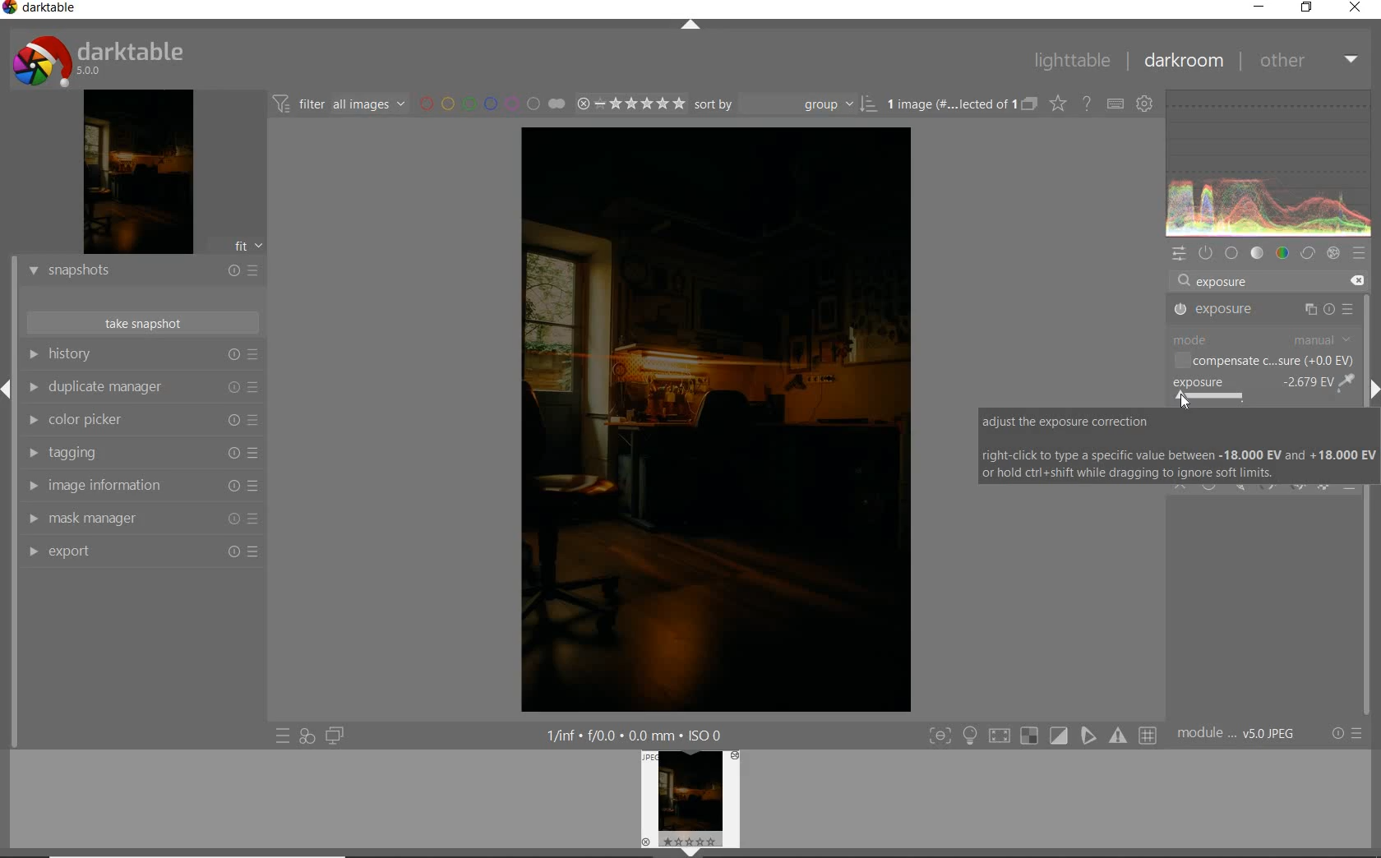 The width and height of the screenshot is (1381, 858). I want to click on tone, so click(1257, 252).